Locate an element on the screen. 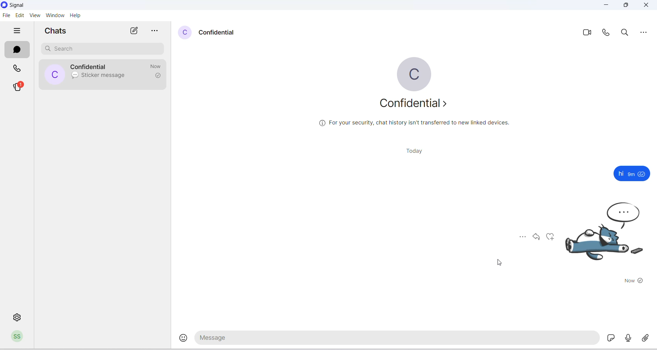  new chat is located at coordinates (134, 31).